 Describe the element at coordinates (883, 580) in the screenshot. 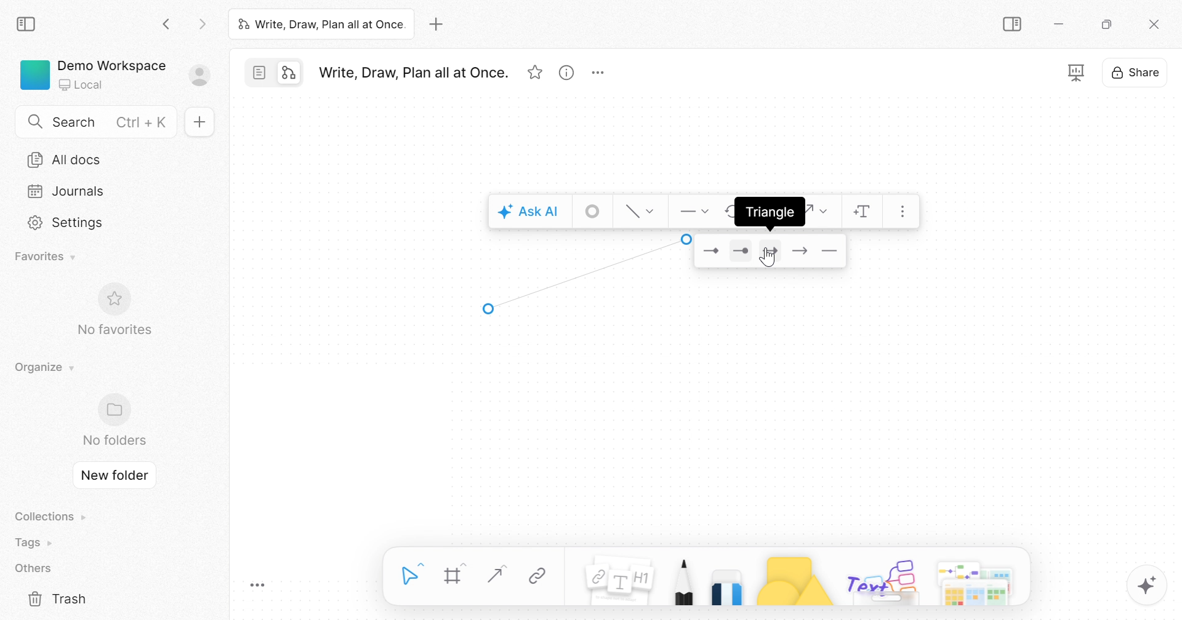

I see `Others` at that location.